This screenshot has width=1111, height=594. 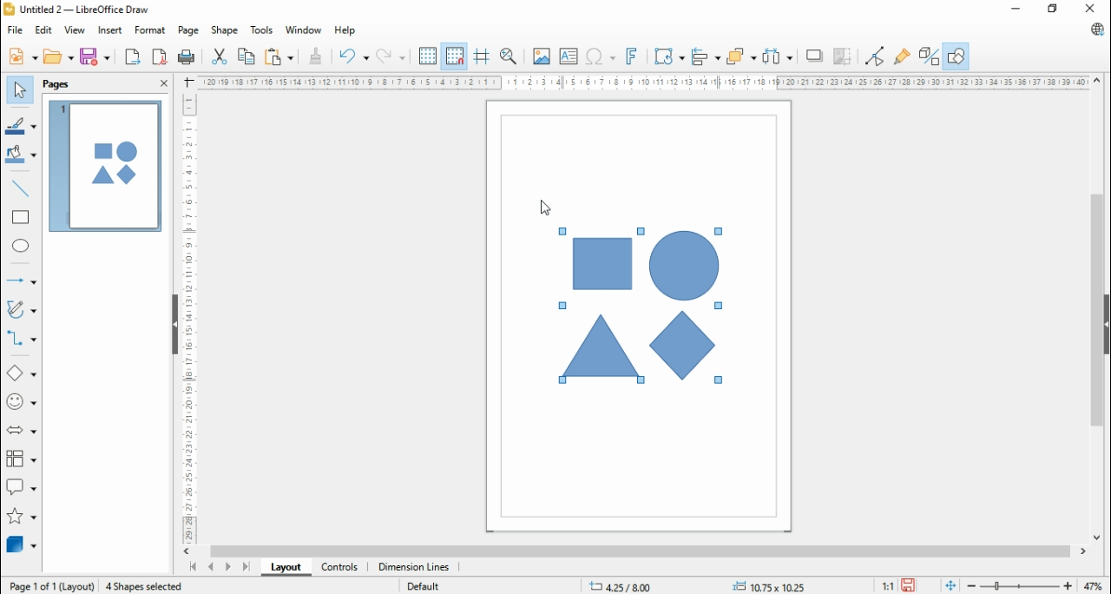 What do you see at coordinates (23, 307) in the screenshot?
I see `curves and polygons` at bounding box center [23, 307].